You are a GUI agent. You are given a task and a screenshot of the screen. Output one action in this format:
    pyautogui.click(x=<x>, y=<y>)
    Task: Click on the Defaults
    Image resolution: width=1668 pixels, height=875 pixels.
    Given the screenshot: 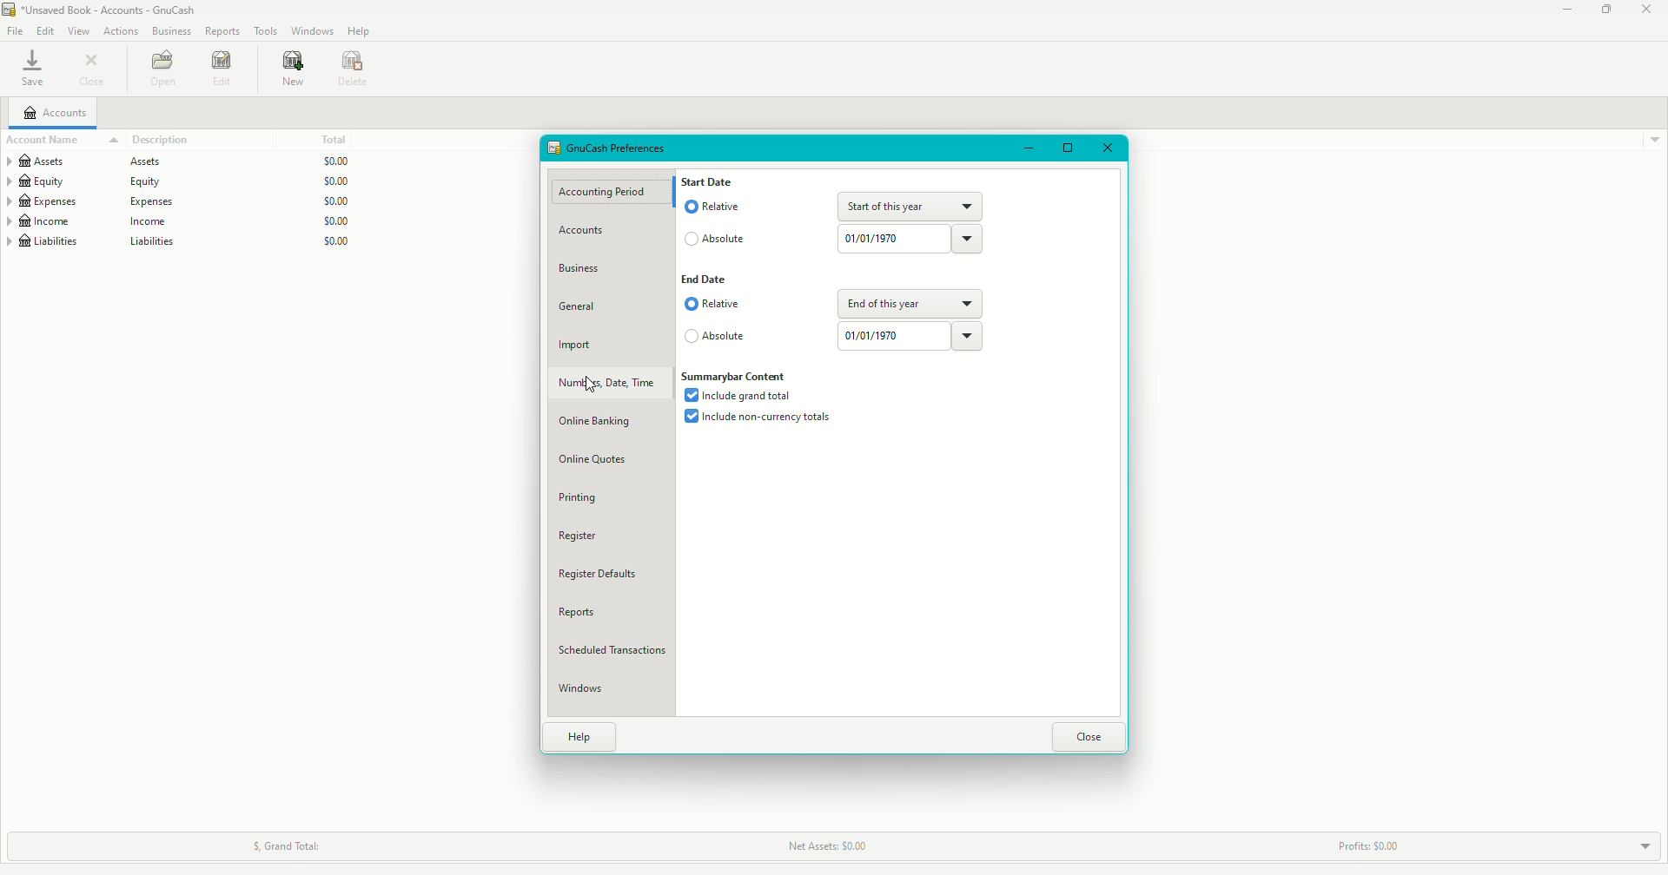 What is the action you would take?
    pyautogui.click(x=610, y=574)
    